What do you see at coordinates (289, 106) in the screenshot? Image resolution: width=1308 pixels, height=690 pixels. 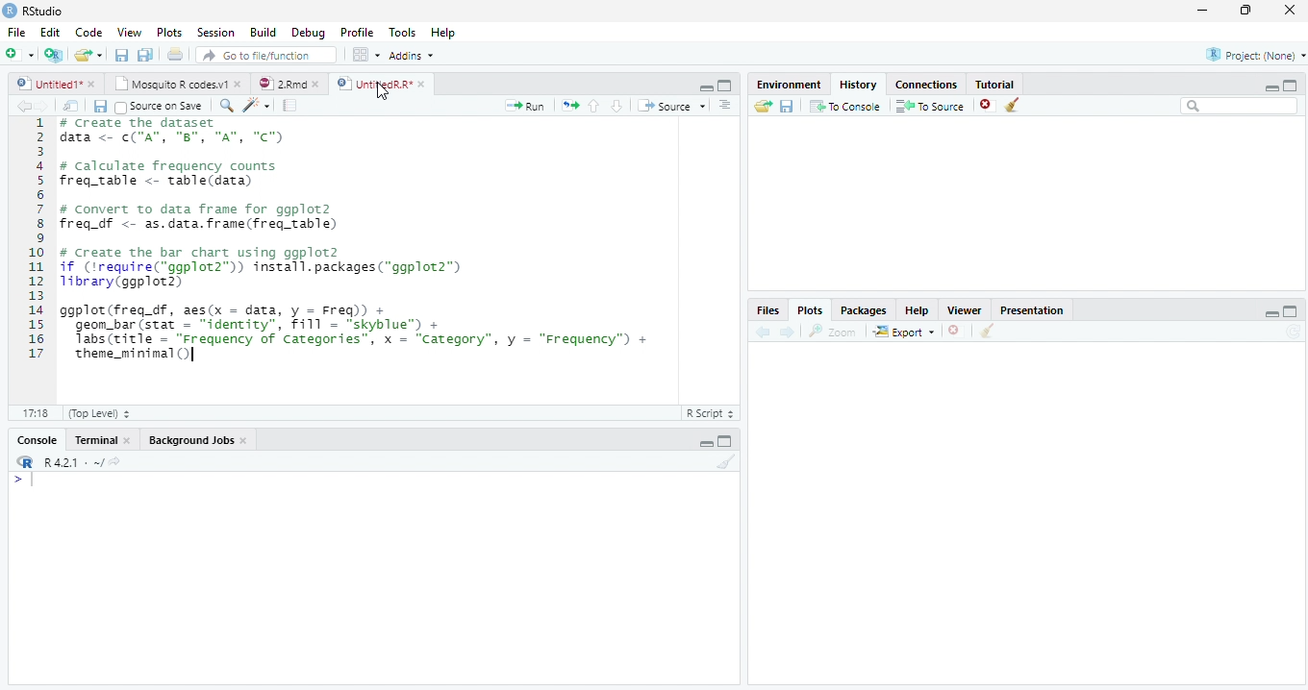 I see `Pages` at bounding box center [289, 106].